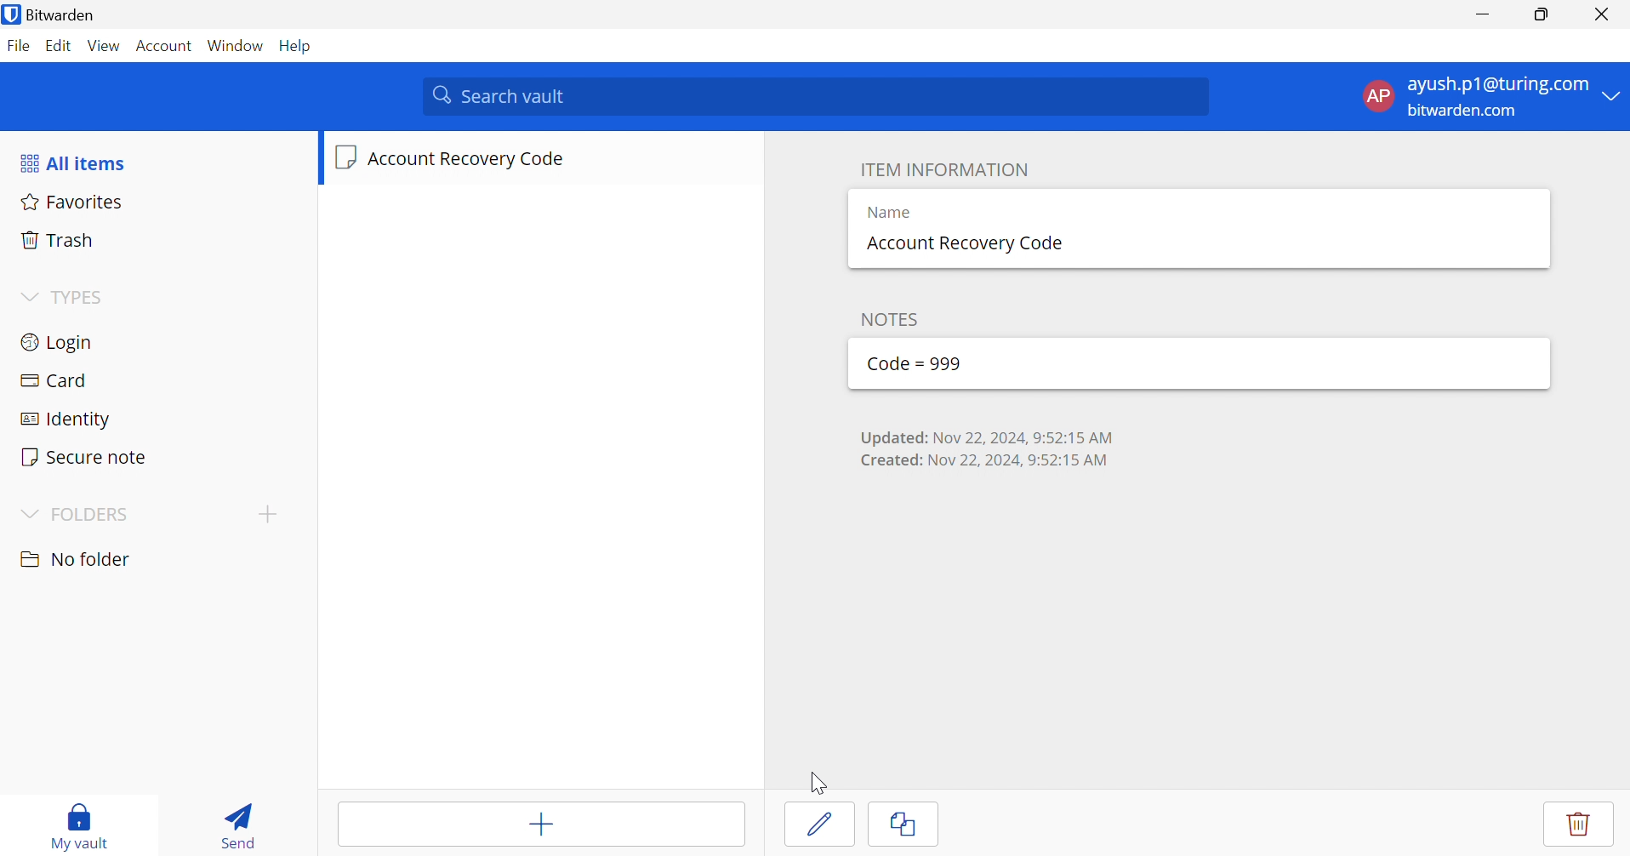  I want to click on Identity, so click(64, 419).